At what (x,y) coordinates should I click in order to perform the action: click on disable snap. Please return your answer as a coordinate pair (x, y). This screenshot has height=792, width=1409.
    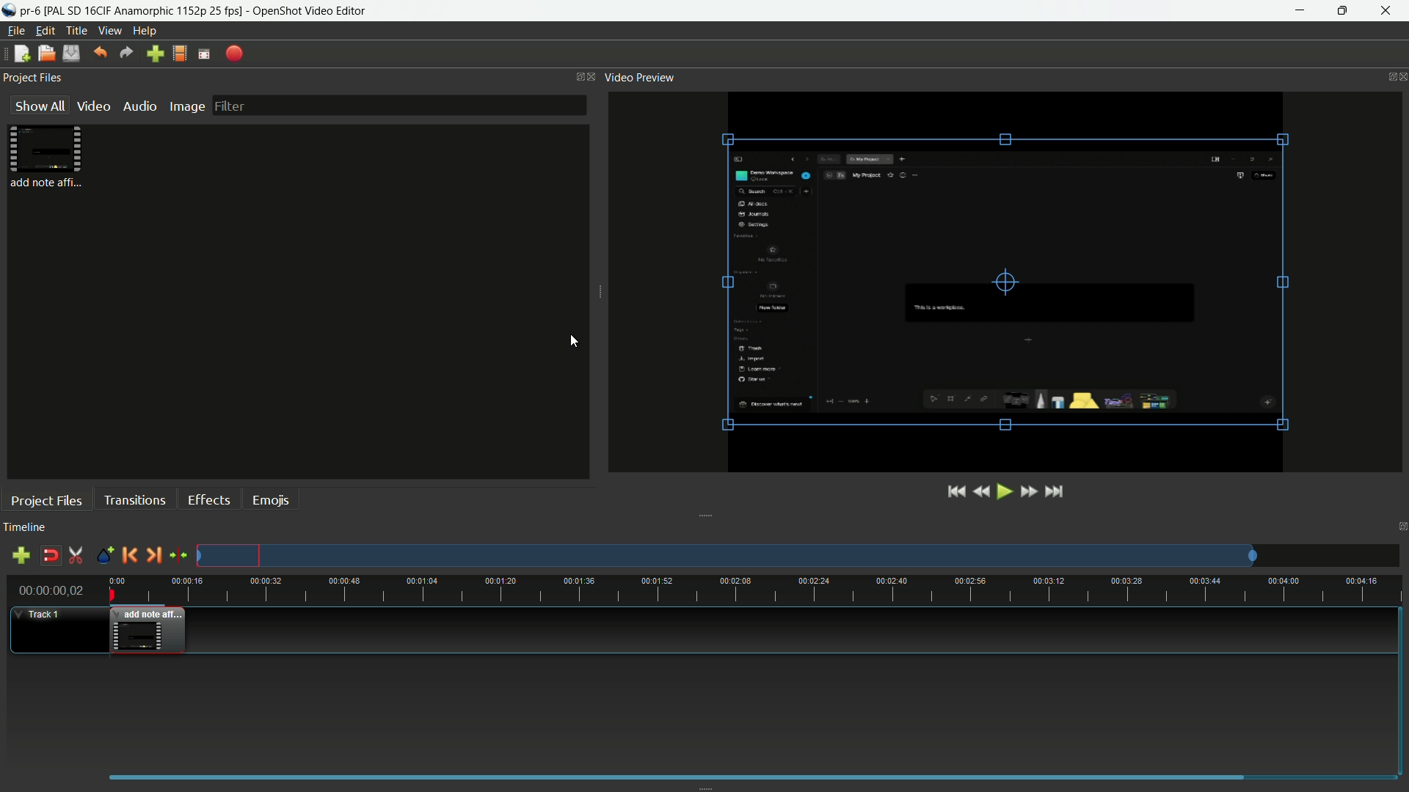
    Looking at the image, I should click on (50, 555).